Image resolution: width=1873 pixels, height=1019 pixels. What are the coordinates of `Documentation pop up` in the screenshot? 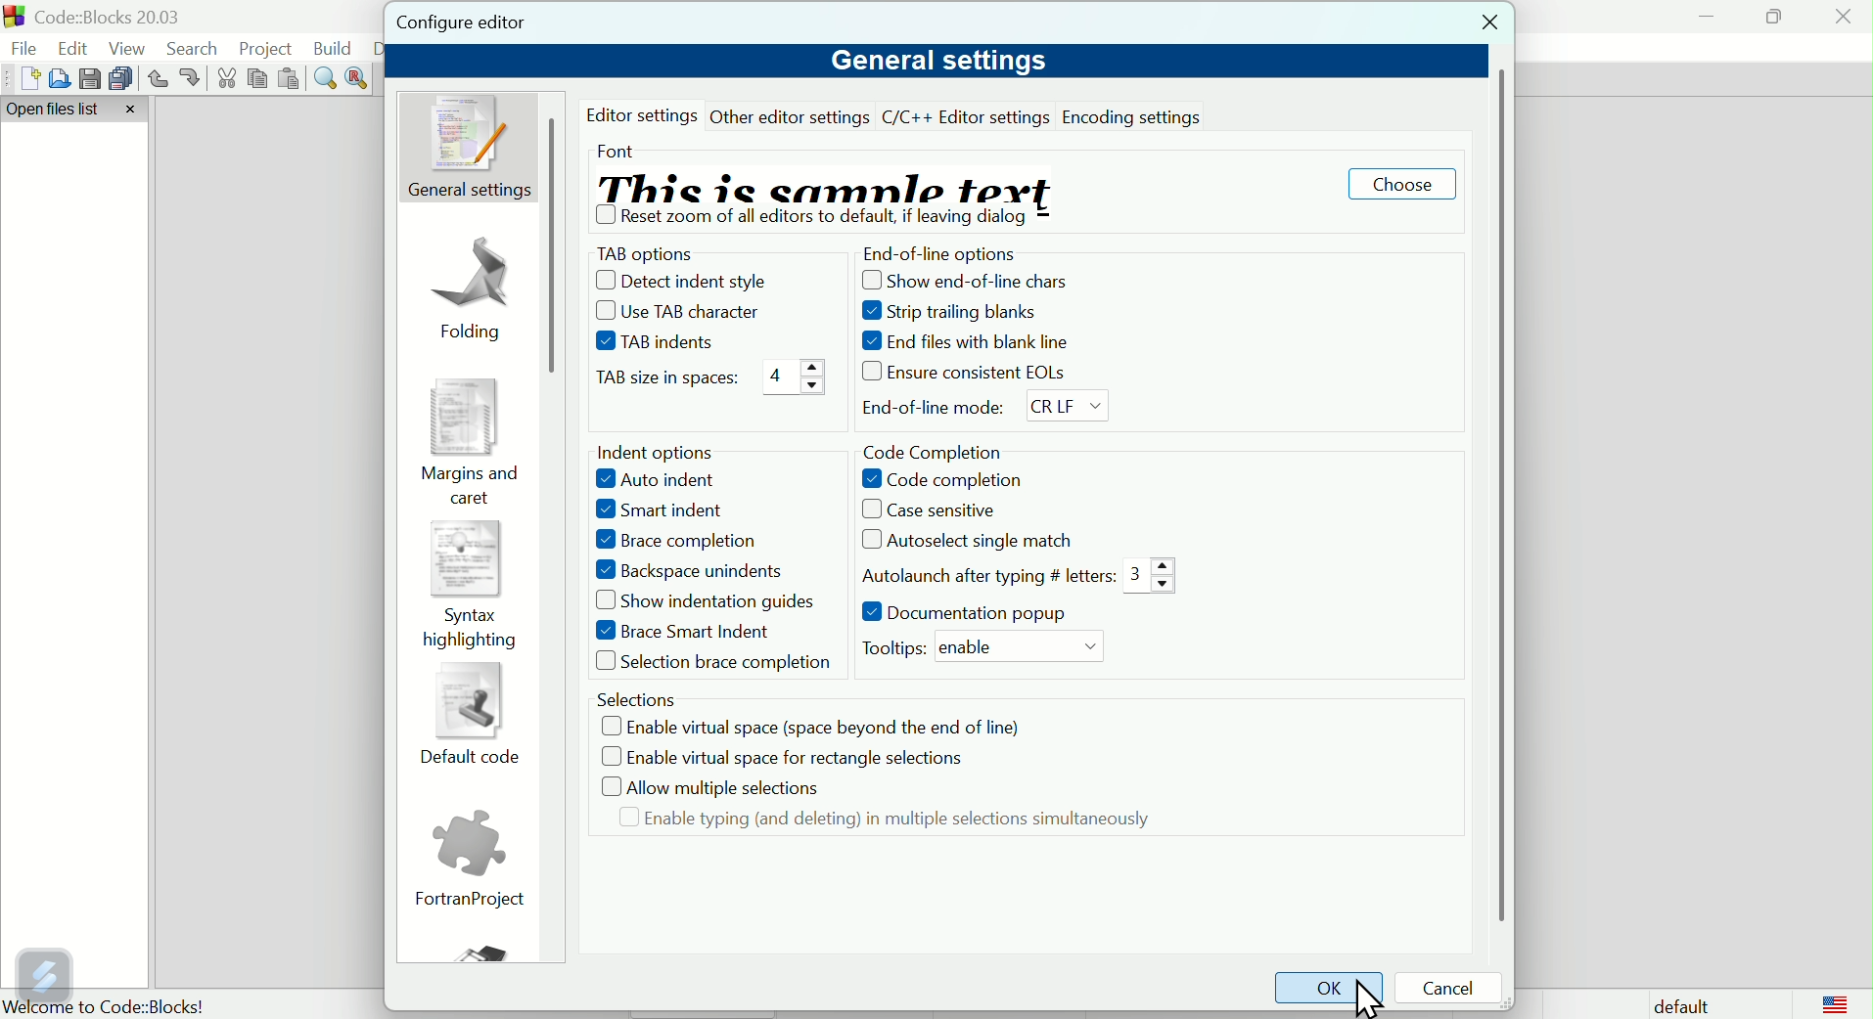 It's located at (970, 612).